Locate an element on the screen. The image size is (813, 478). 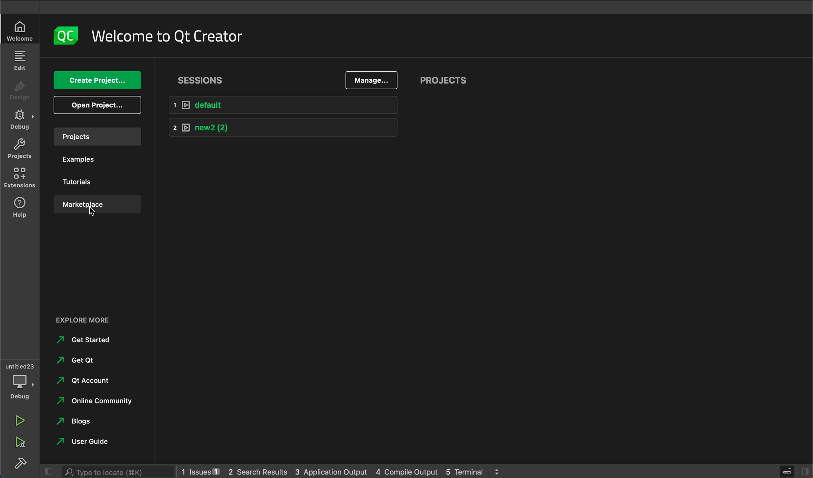
logs is located at coordinates (350, 471).